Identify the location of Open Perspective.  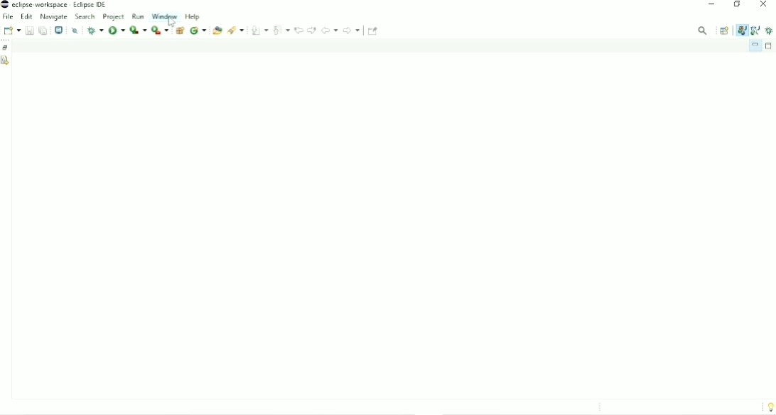
(725, 31).